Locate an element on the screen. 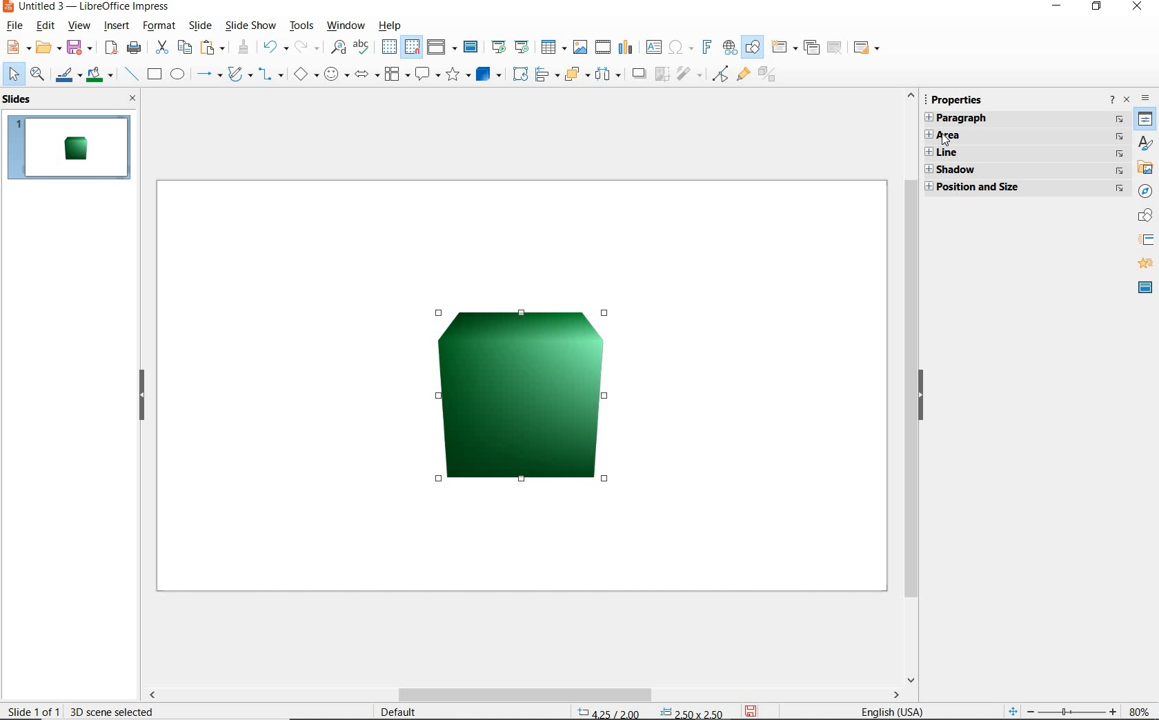 This screenshot has width=1159, height=720. MINIMIZE is located at coordinates (1060, 6).